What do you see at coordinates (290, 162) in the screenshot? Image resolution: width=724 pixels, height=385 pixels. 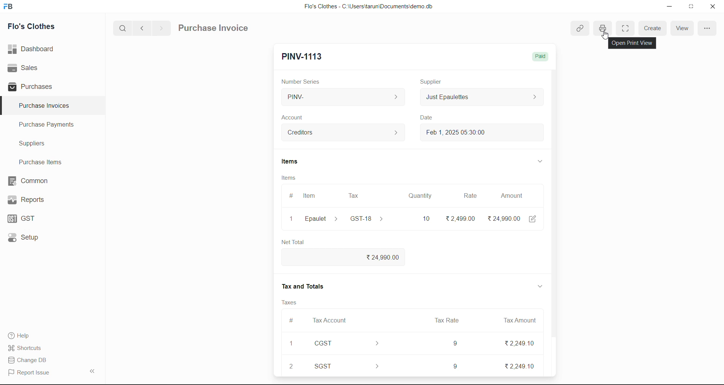 I see `Items` at bounding box center [290, 162].